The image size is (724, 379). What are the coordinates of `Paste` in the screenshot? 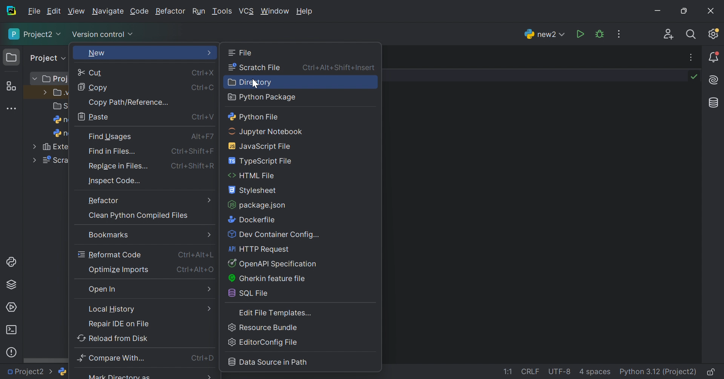 It's located at (95, 117).